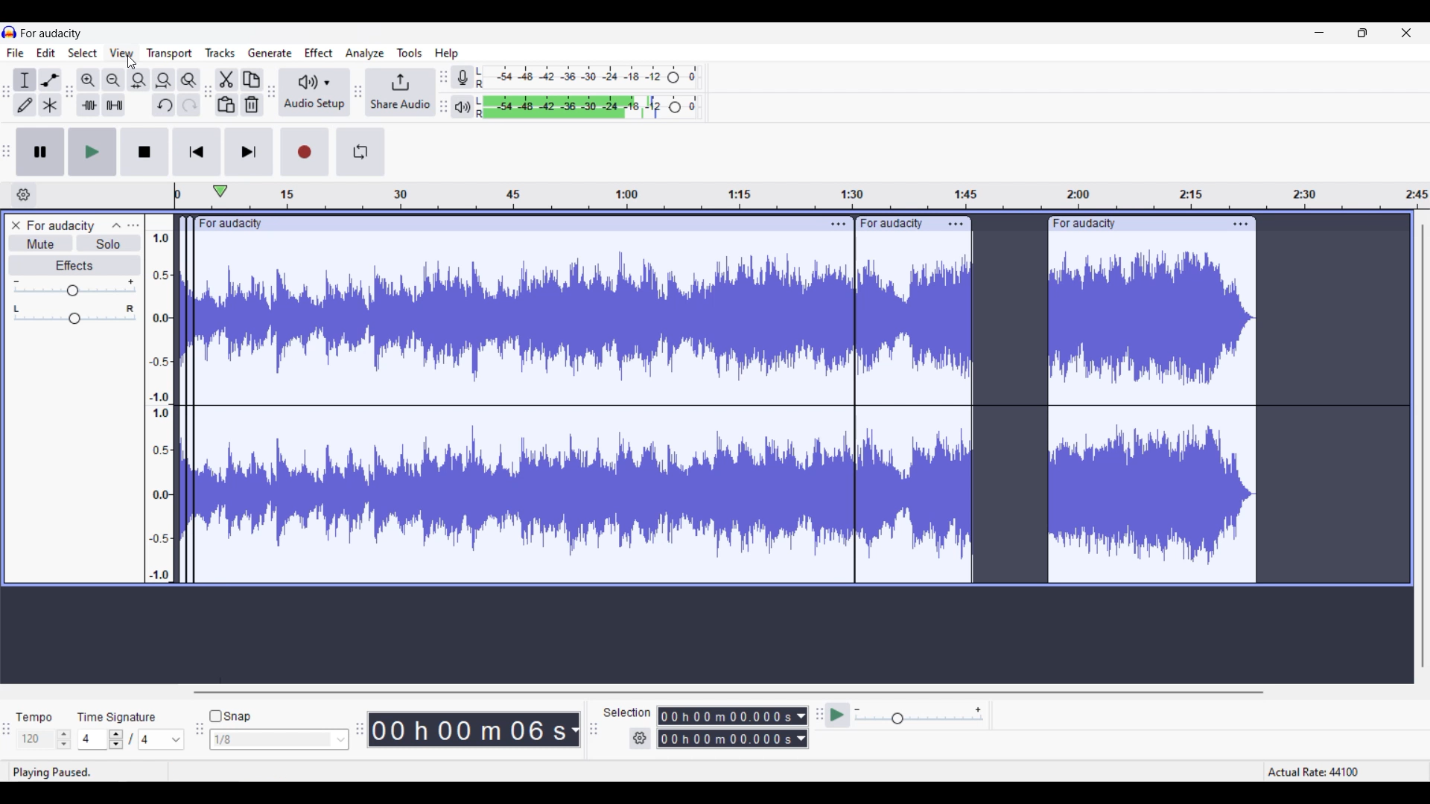  Describe the element at coordinates (88, 80) in the screenshot. I see `Zoom in` at that location.